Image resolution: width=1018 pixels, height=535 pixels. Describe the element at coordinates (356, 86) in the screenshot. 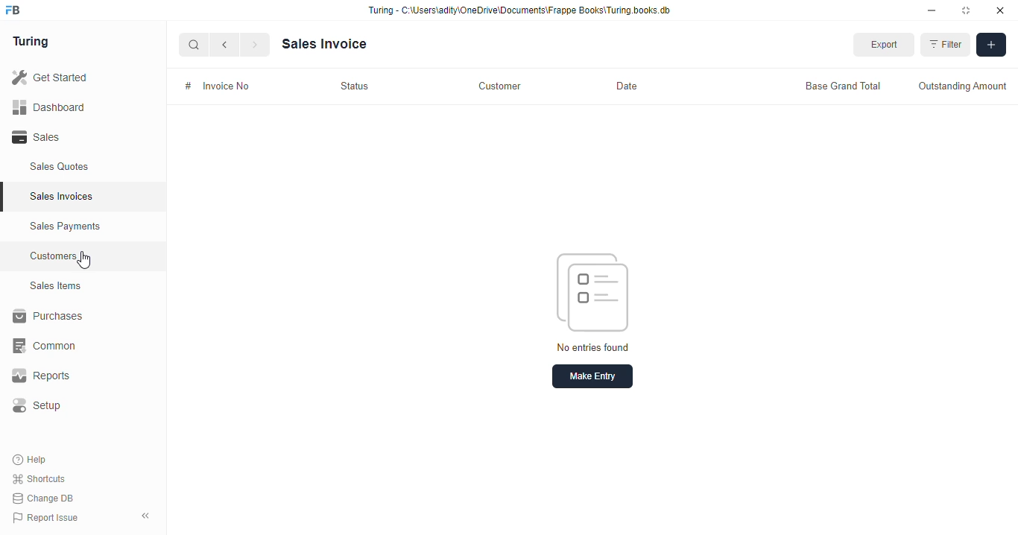

I see `Status` at that location.